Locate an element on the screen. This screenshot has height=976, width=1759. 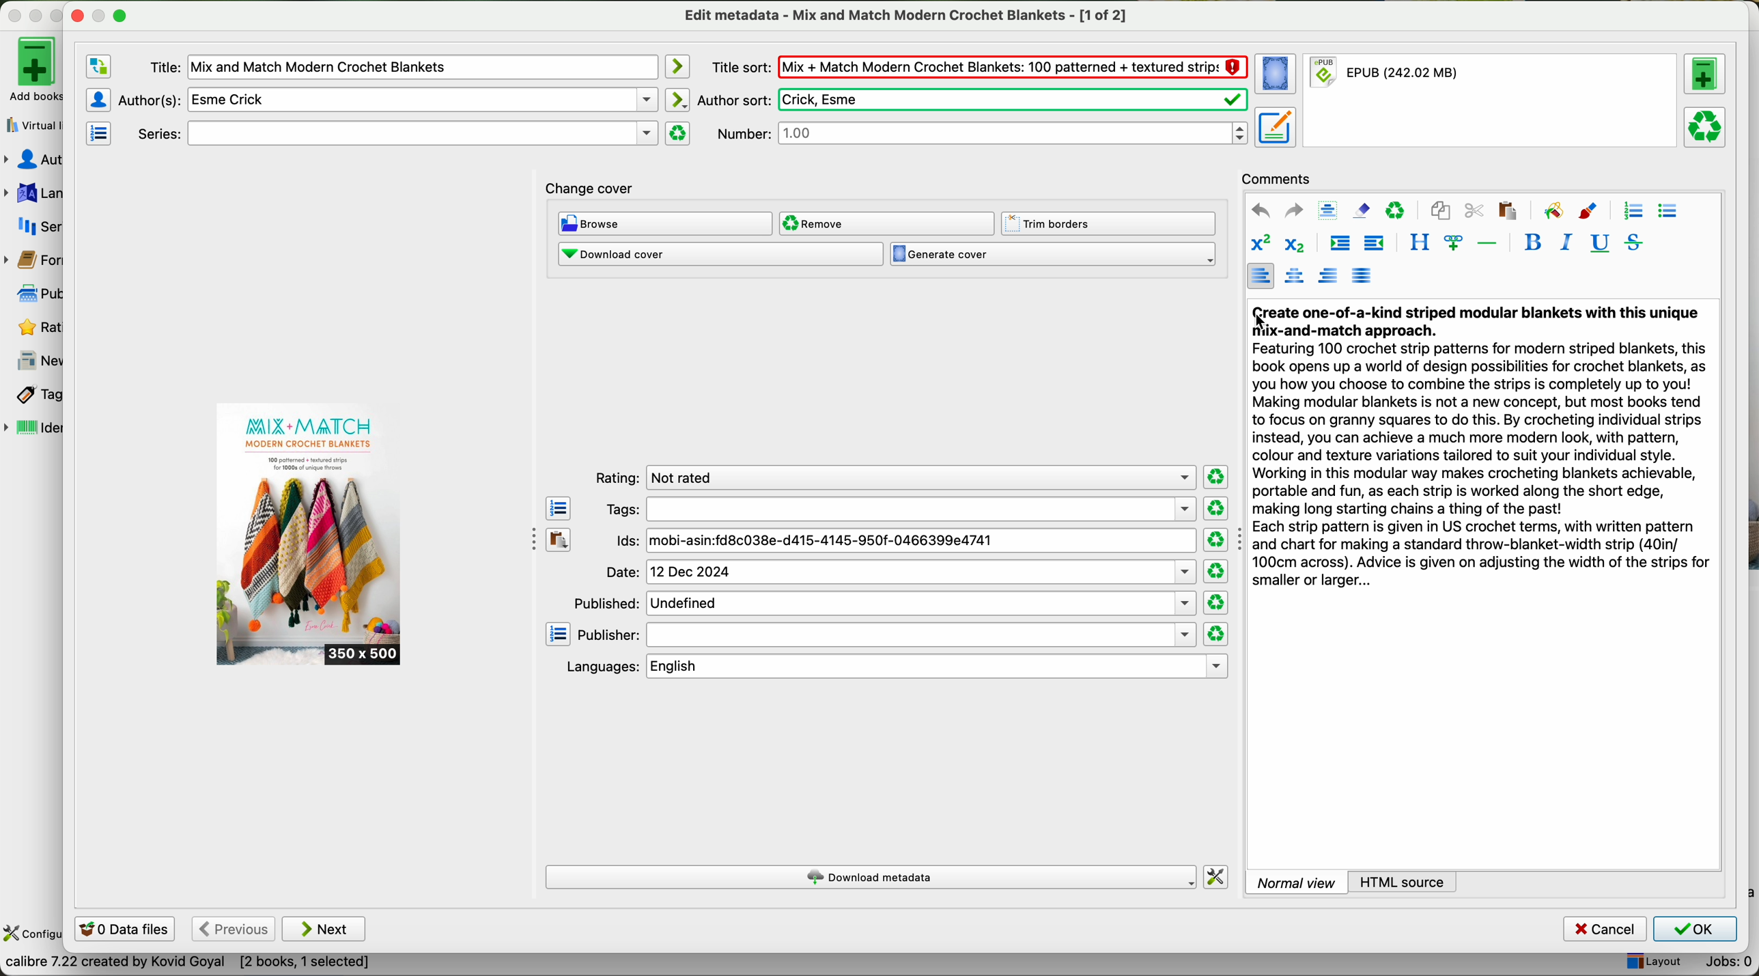
add books is located at coordinates (31, 68).